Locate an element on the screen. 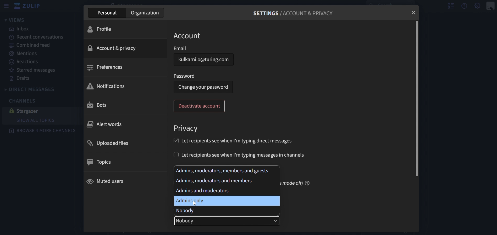 The height and width of the screenshot is (235, 497). inbox is located at coordinates (21, 30).